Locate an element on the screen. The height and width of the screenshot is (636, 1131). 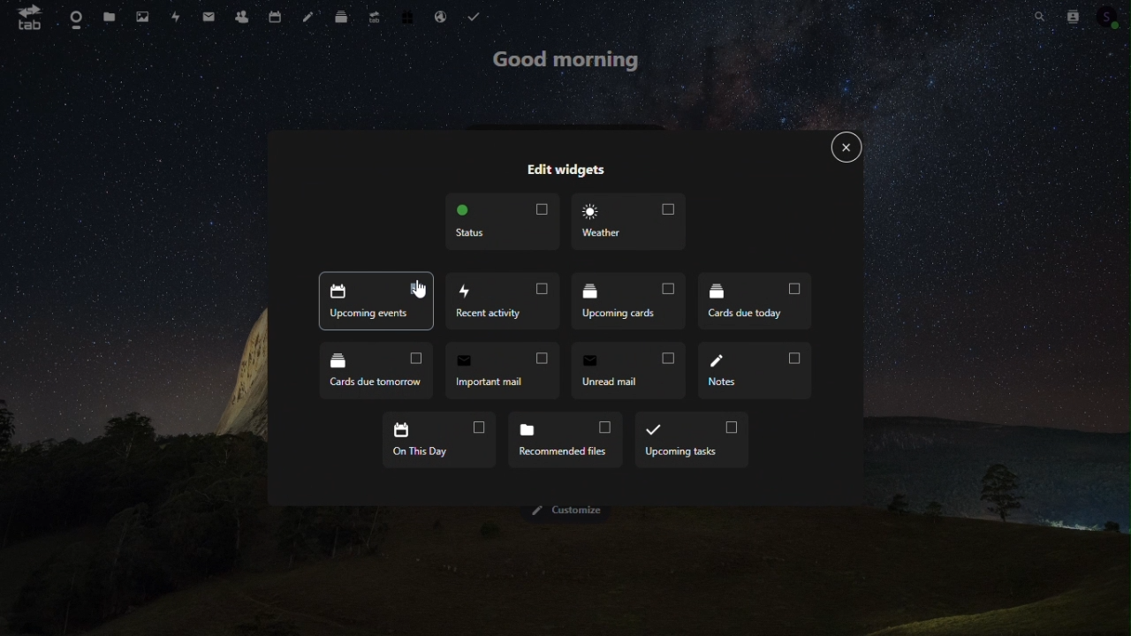
Recent activity is located at coordinates (505, 303).